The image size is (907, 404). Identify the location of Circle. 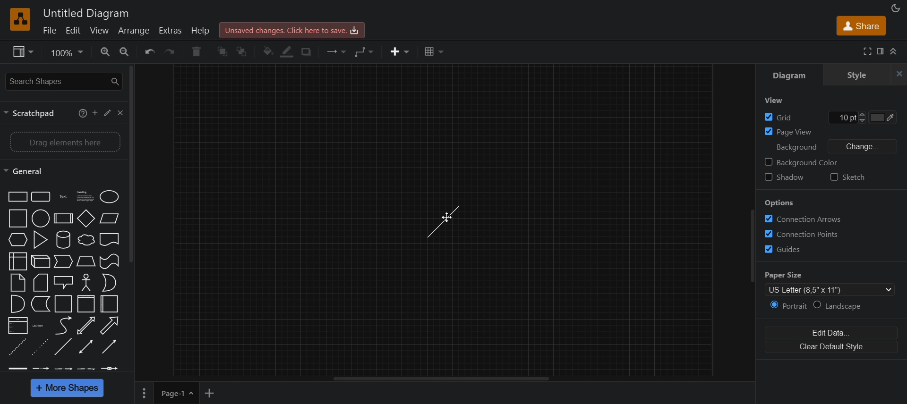
(110, 196).